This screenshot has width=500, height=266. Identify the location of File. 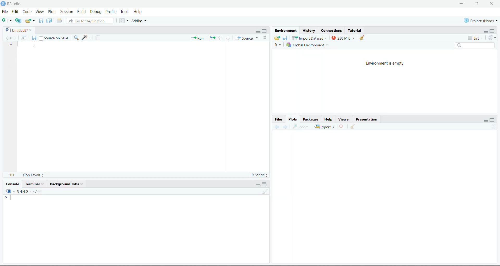
(5, 12).